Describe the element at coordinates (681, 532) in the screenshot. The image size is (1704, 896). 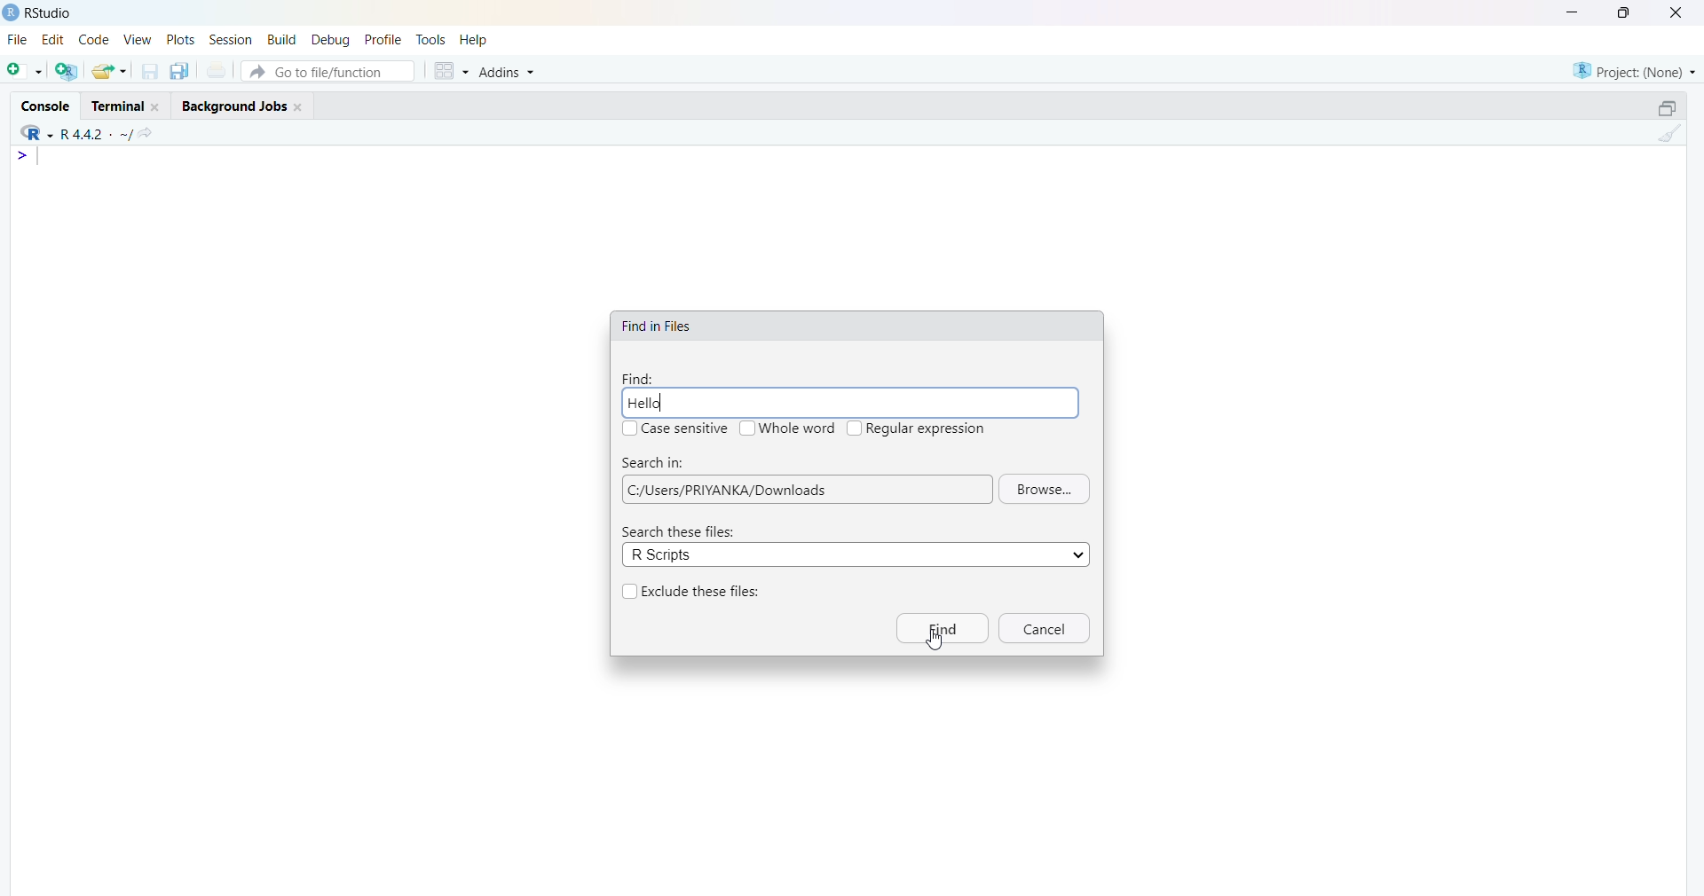
I see `Search these files:` at that location.